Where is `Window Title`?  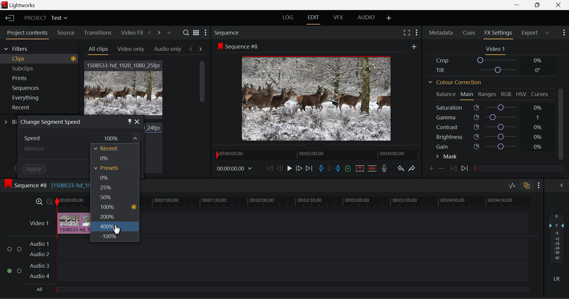 Window Title is located at coordinates (20, 5).